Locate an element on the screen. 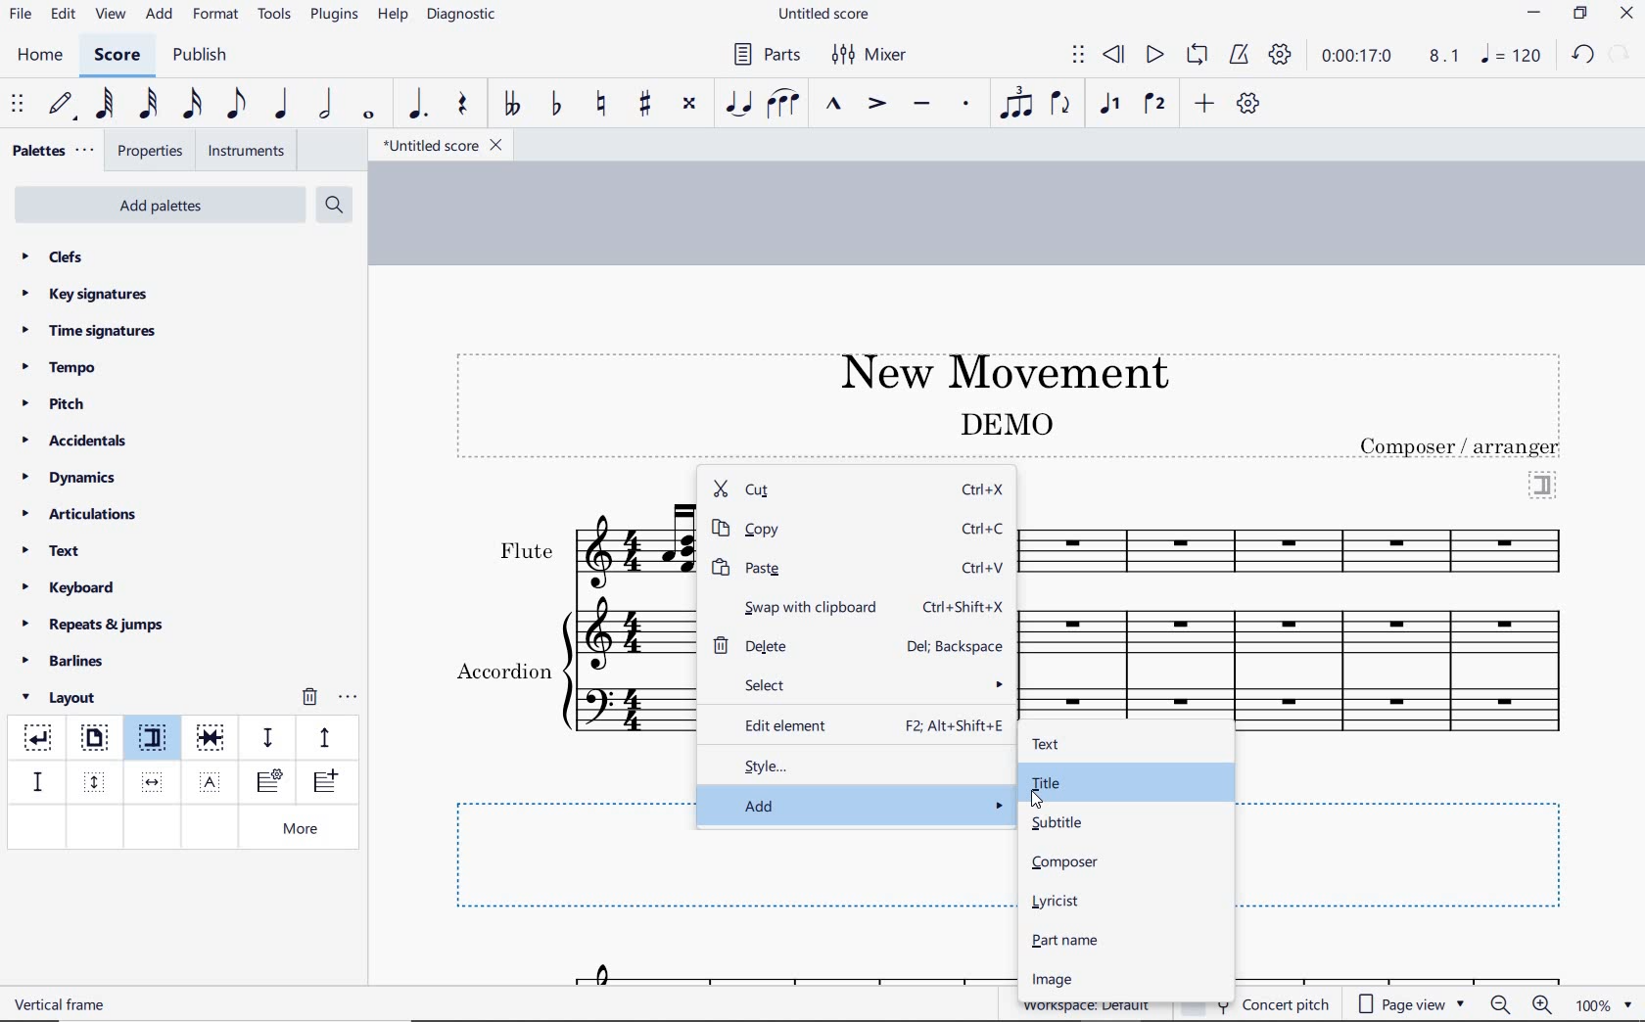  toggle double-flat is located at coordinates (511, 105).